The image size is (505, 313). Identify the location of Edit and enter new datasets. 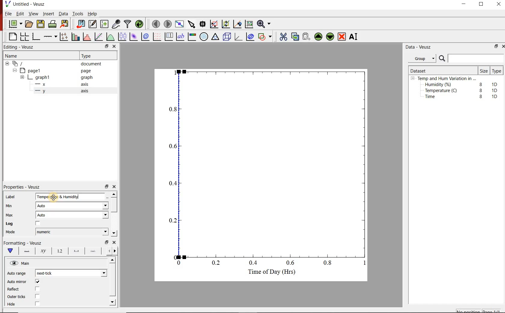
(93, 24).